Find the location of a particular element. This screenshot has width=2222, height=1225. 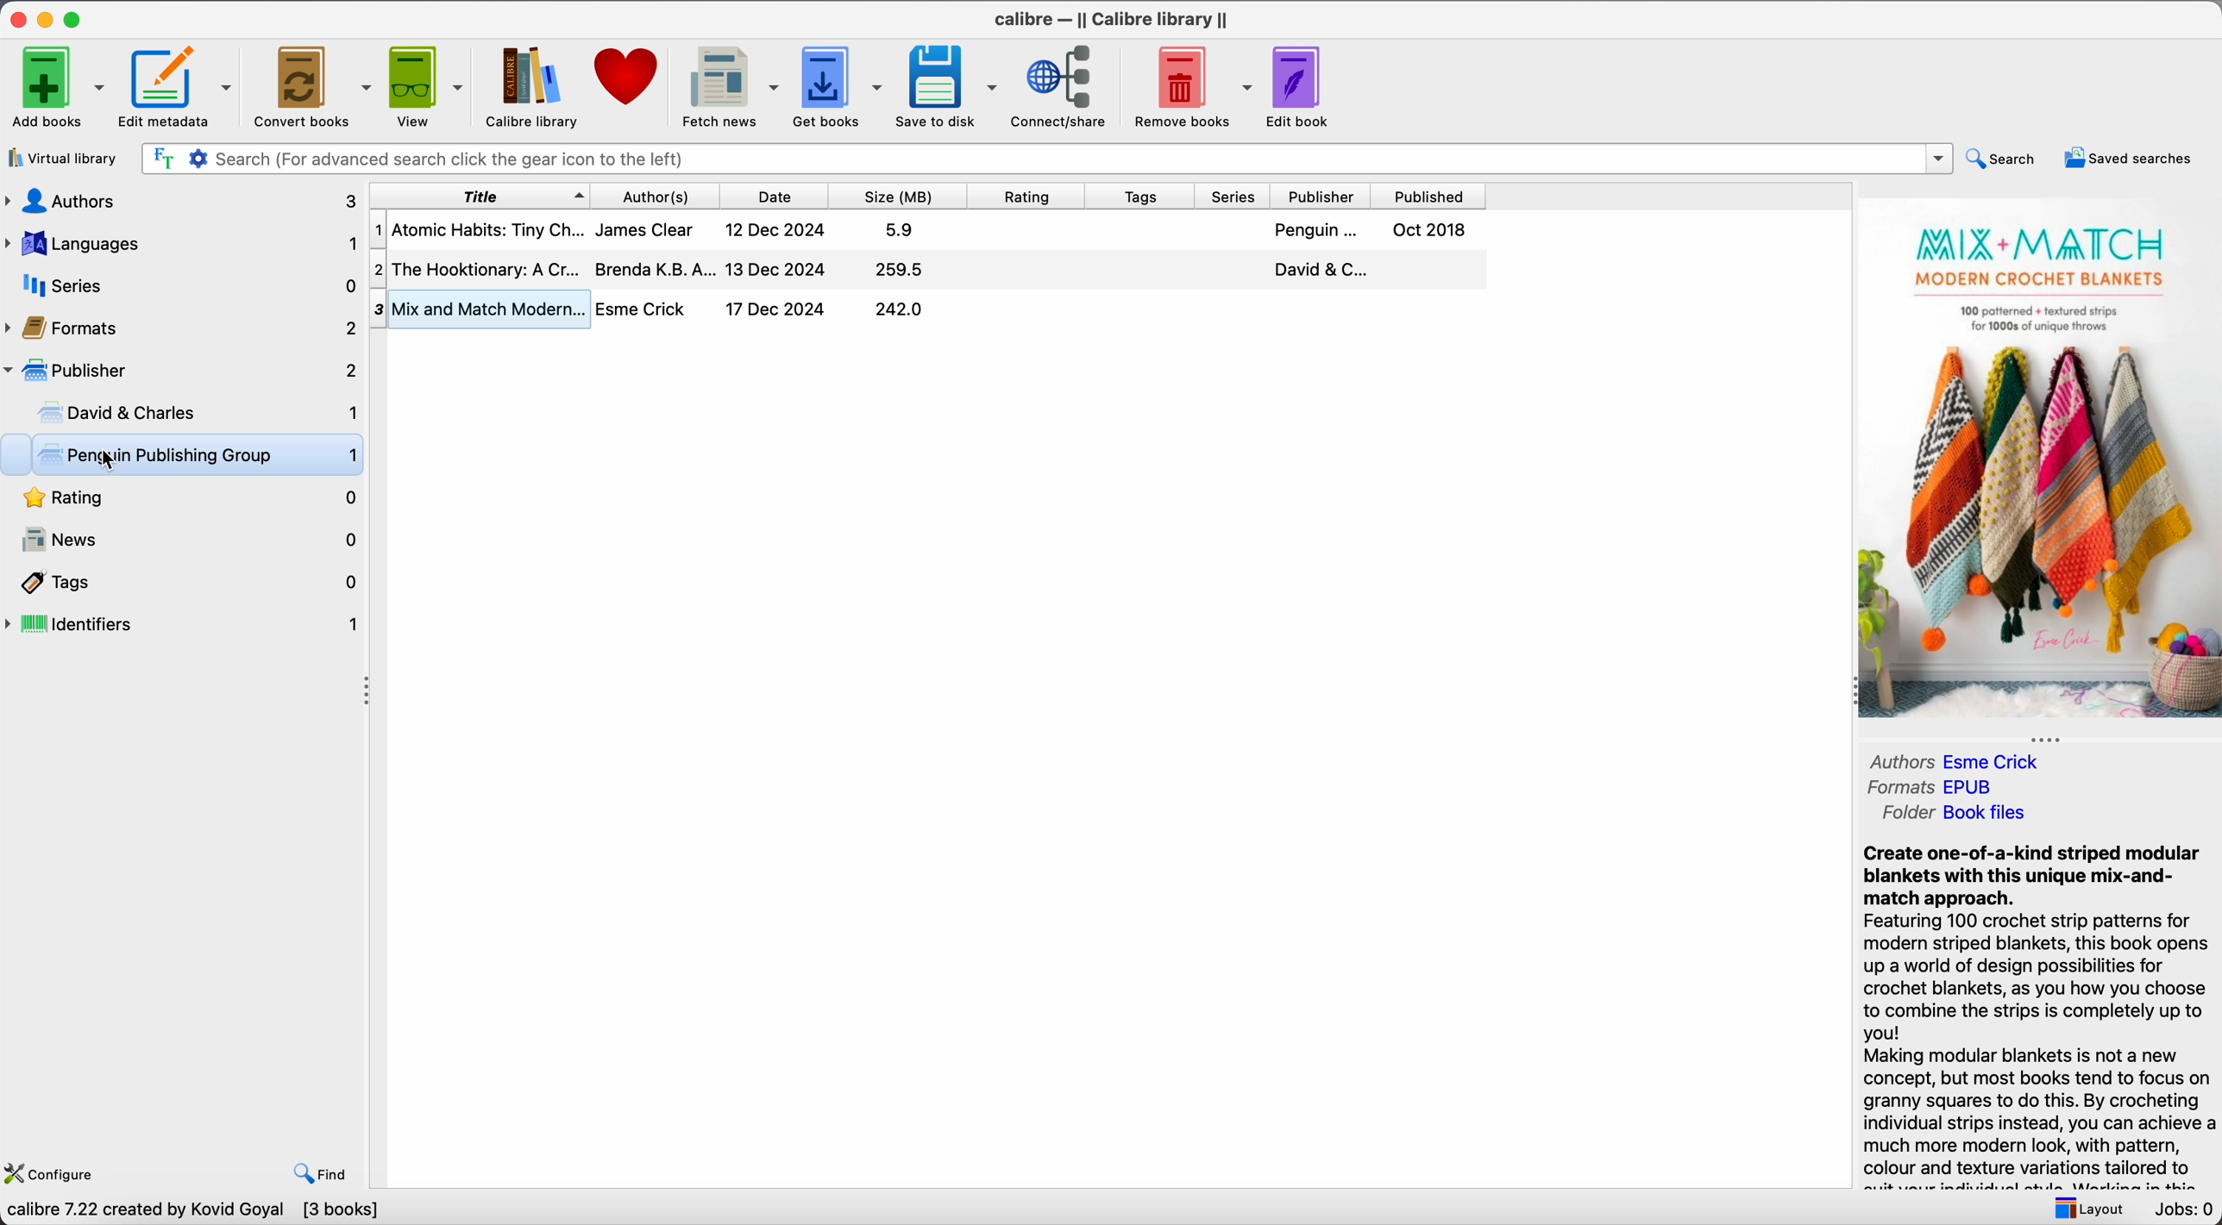

formats is located at coordinates (182, 325).